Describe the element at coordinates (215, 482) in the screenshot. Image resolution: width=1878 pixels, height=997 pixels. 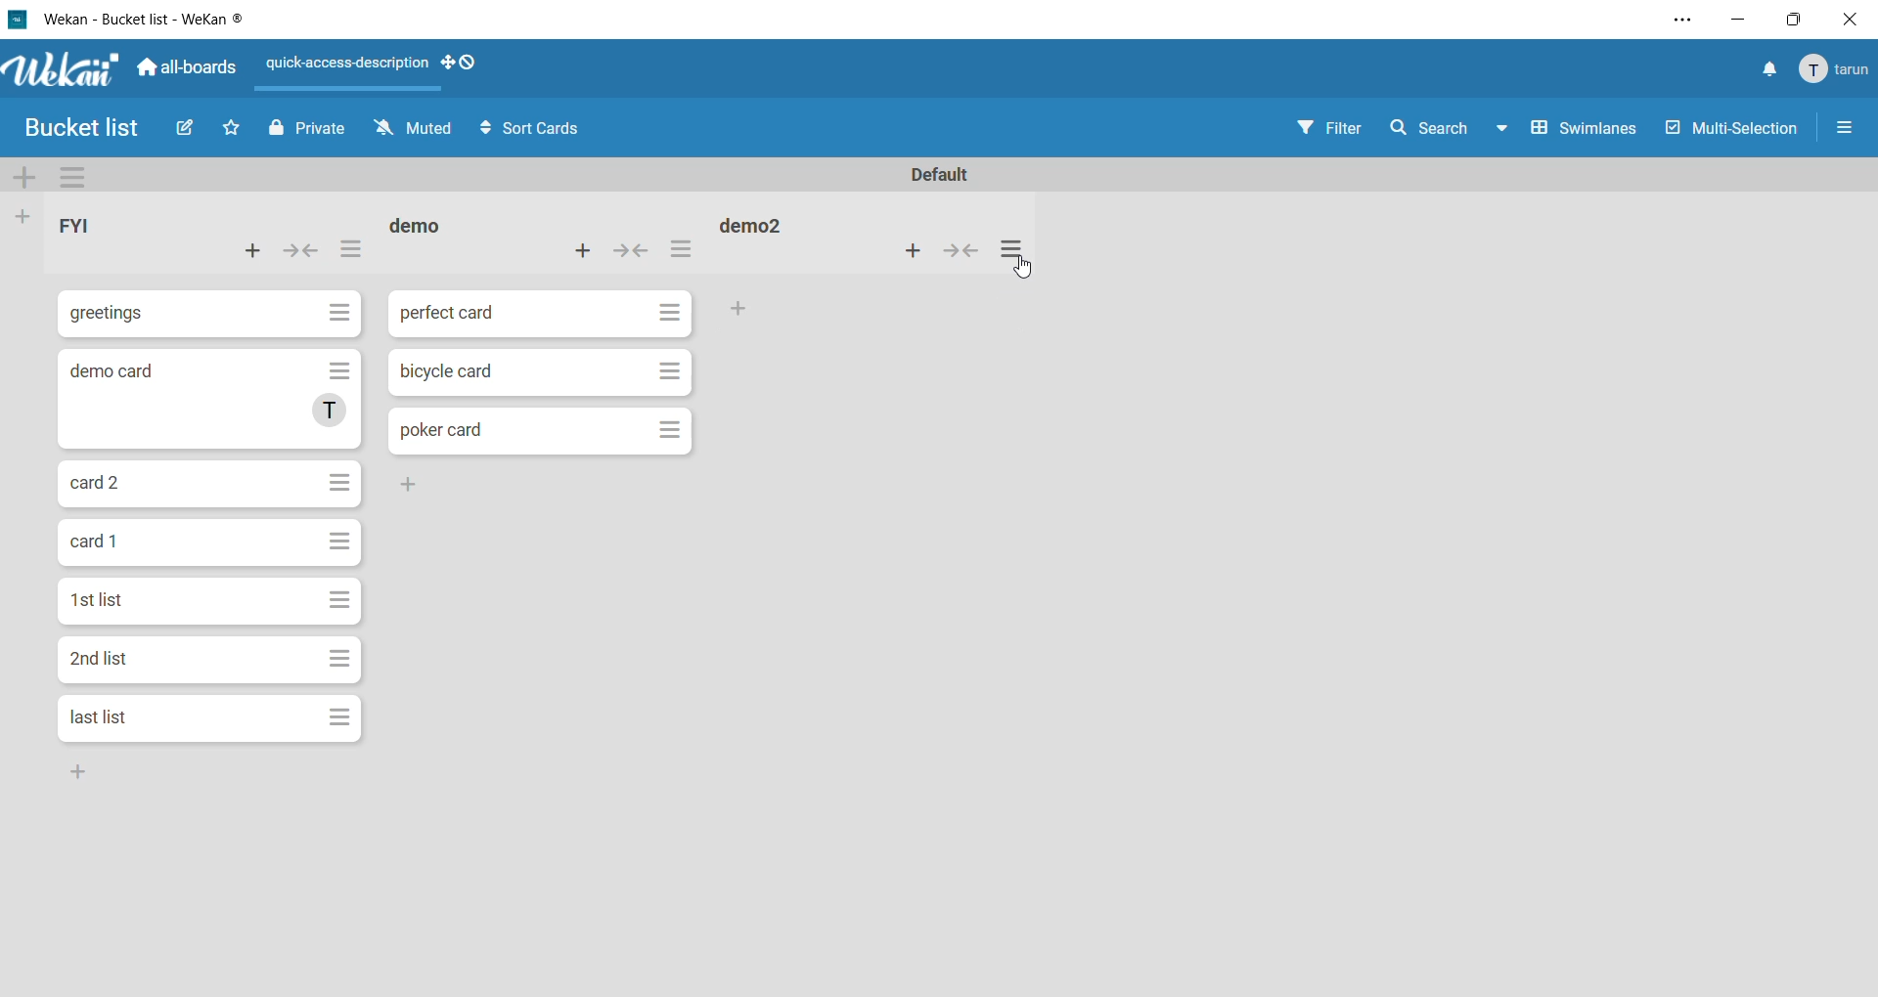
I see `cards` at that location.